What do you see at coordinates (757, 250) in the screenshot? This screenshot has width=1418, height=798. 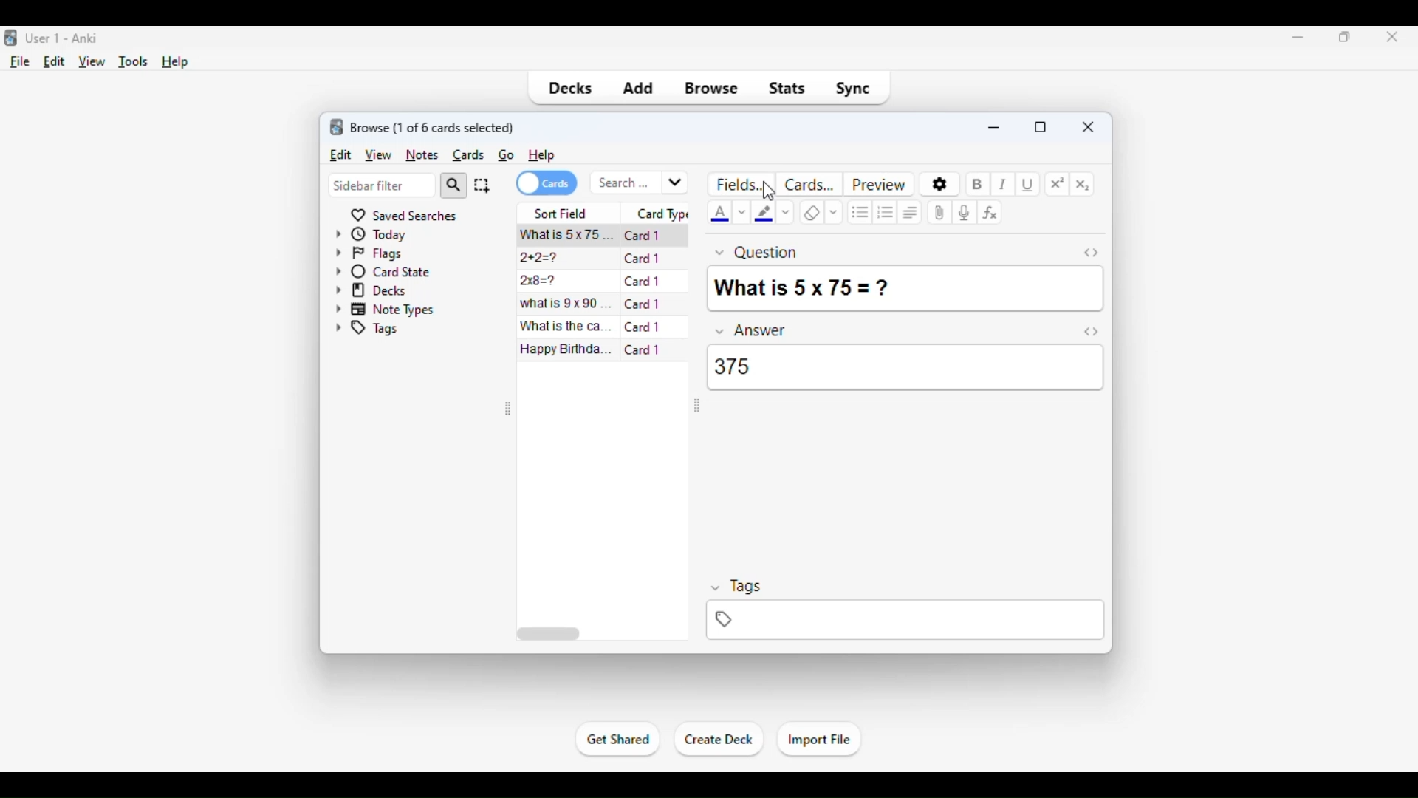 I see `question 1` at bounding box center [757, 250].